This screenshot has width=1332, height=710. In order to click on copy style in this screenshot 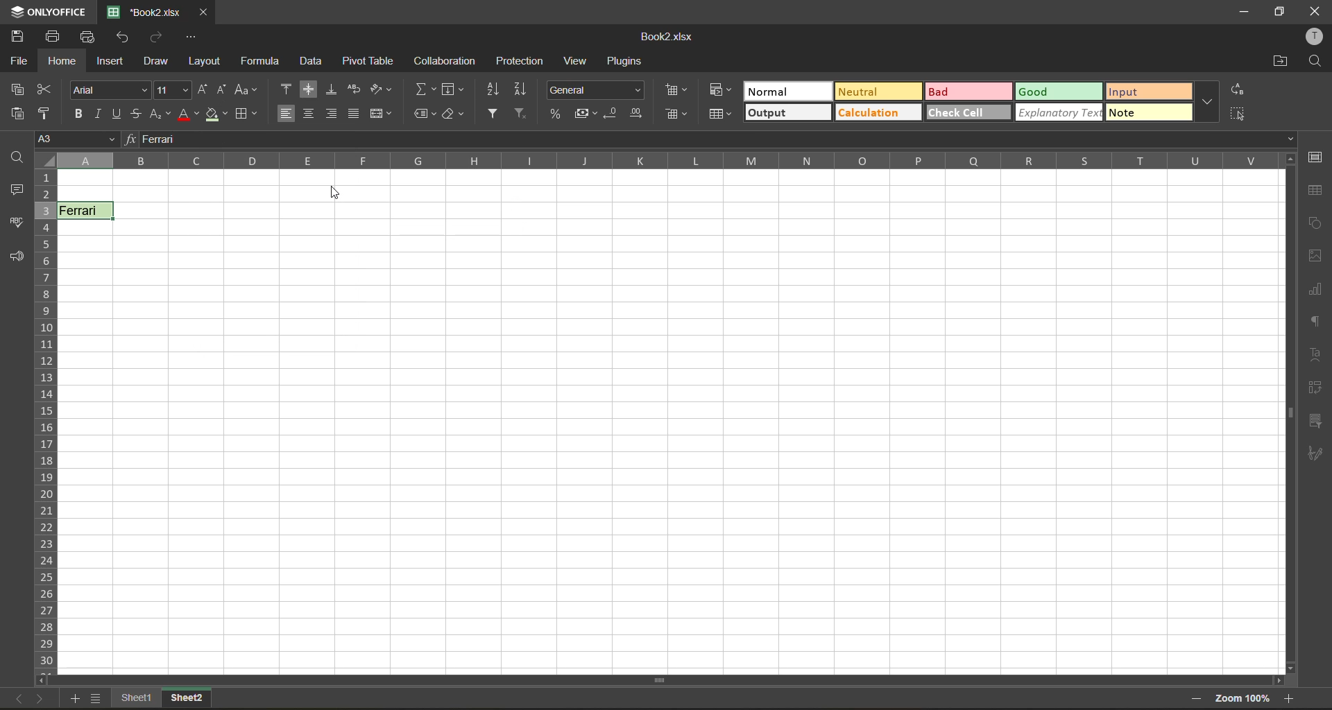, I will do `click(46, 112)`.